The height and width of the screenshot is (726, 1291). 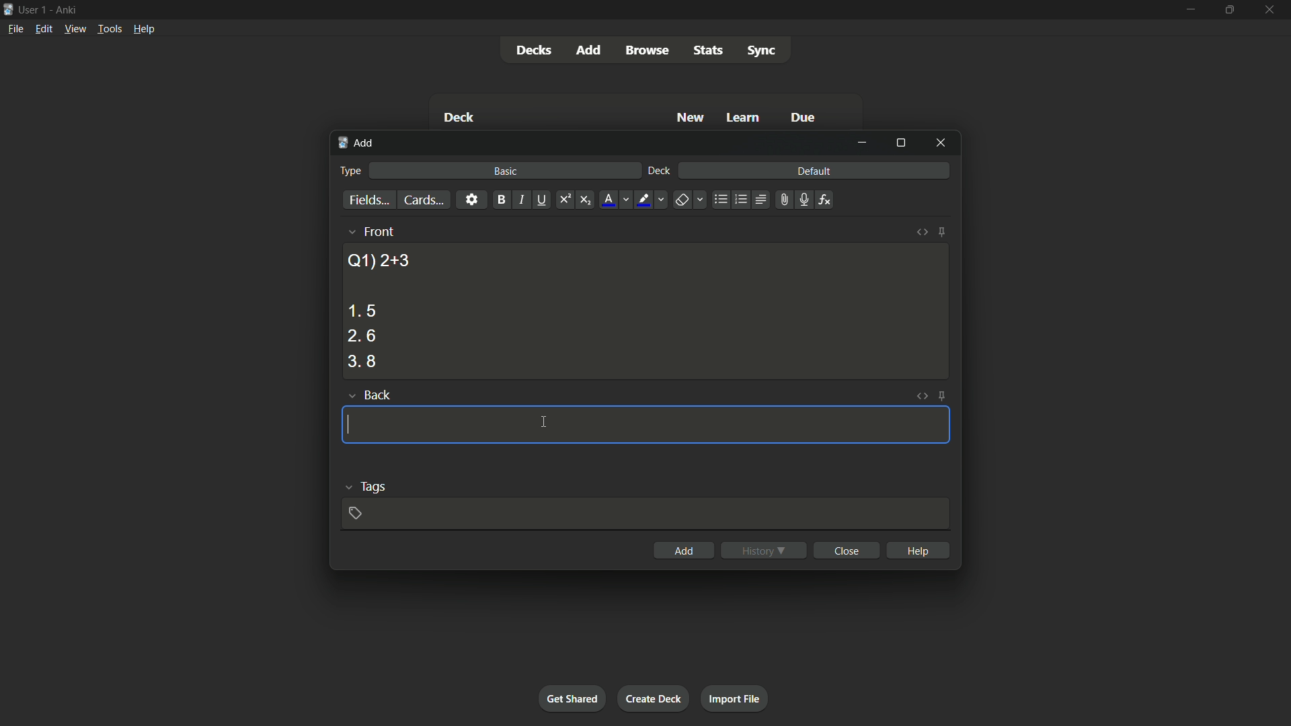 I want to click on maximize, so click(x=900, y=143).